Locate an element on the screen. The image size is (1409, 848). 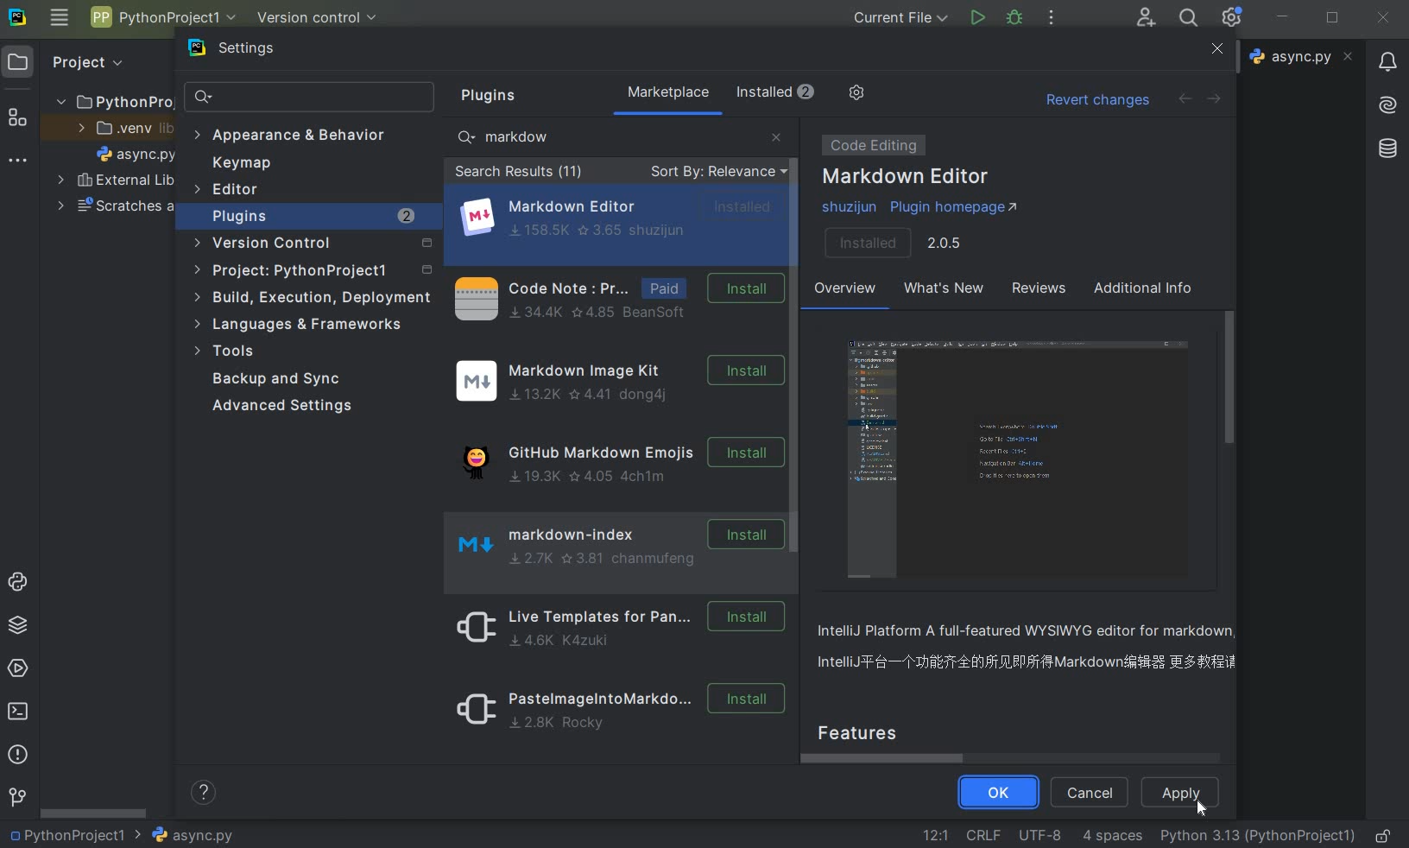
make file ready only is located at coordinates (1387, 836).